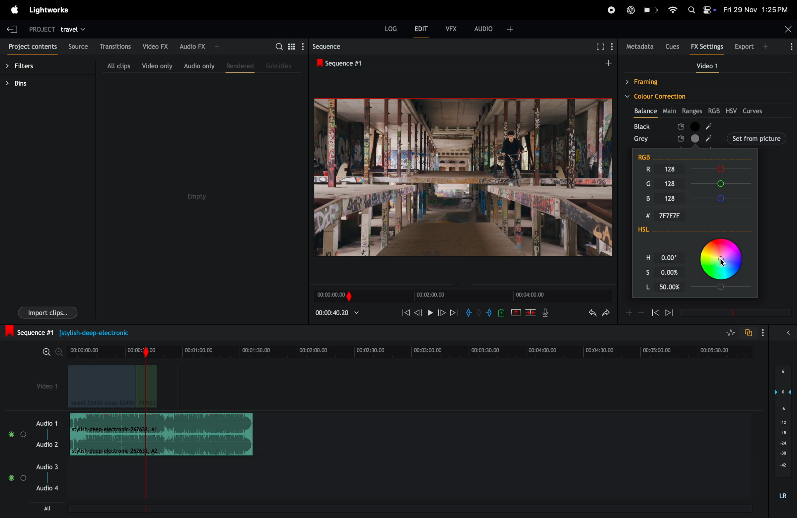 The width and height of the screenshot is (797, 518). I want to click on metadata, so click(638, 47).